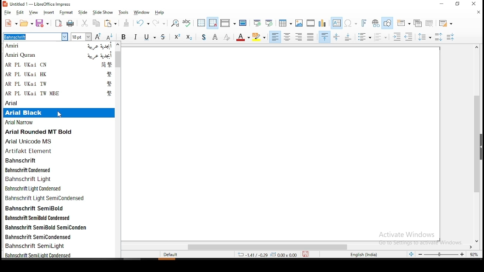  Describe the element at coordinates (35, 37) in the screenshot. I see `font` at that location.